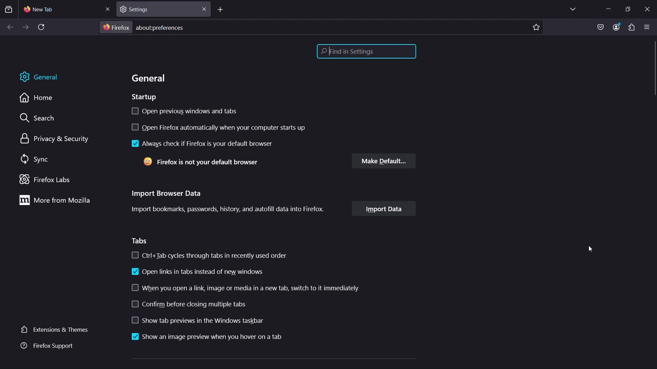 The height and width of the screenshot is (369, 657). What do you see at coordinates (39, 76) in the screenshot?
I see `General` at bounding box center [39, 76].